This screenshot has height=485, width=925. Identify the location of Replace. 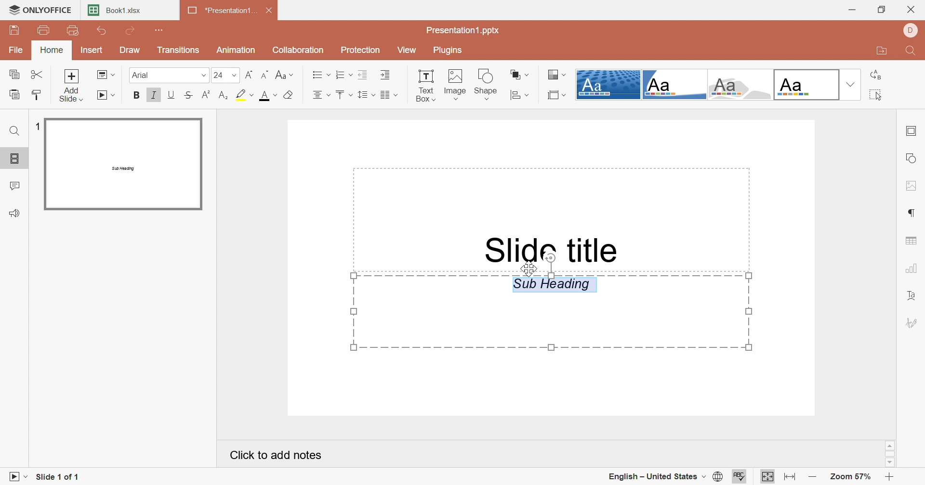
(875, 76).